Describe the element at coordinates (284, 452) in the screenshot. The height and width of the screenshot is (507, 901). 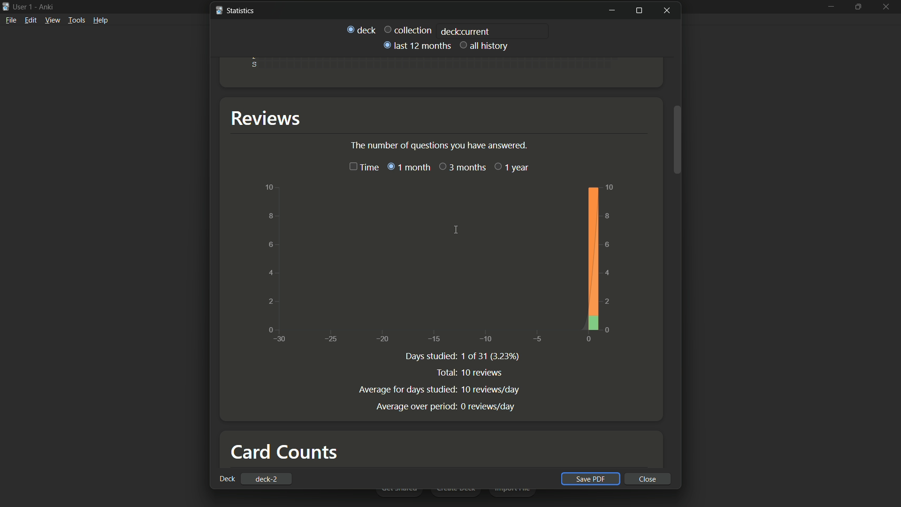
I see `Card counts` at that location.